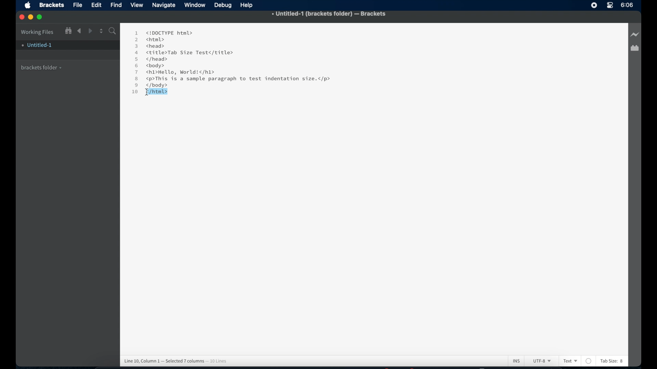 The height and width of the screenshot is (369, 657). Describe the element at coordinates (622, 361) in the screenshot. I see `8` at that location.